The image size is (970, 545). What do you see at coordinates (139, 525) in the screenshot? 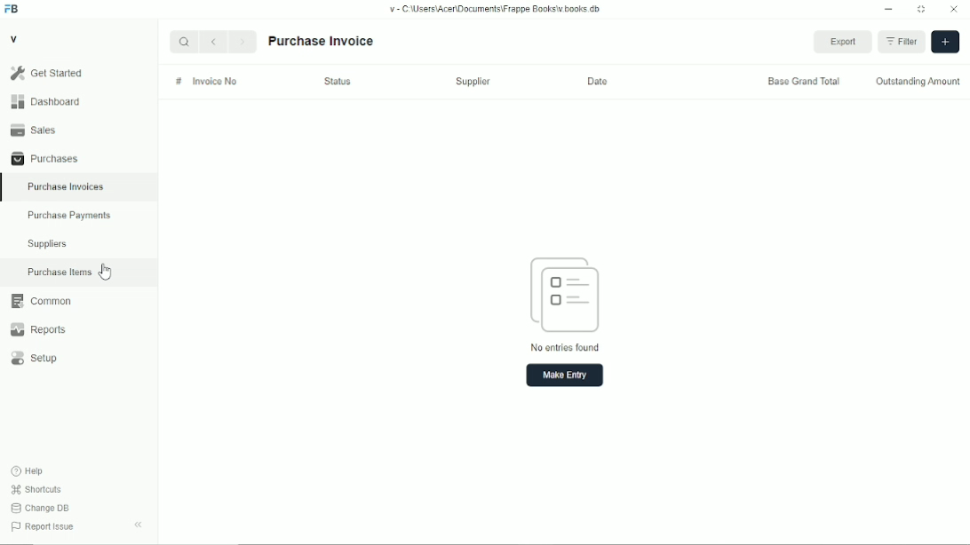
I see `toggle sidebar` at bounding box center [139, 525].